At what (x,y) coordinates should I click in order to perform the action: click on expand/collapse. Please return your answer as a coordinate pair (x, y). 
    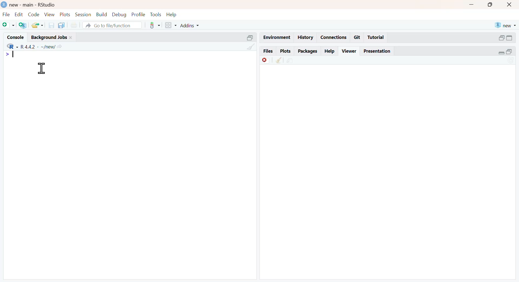
    Looking at the image, I should click on (501, 53).